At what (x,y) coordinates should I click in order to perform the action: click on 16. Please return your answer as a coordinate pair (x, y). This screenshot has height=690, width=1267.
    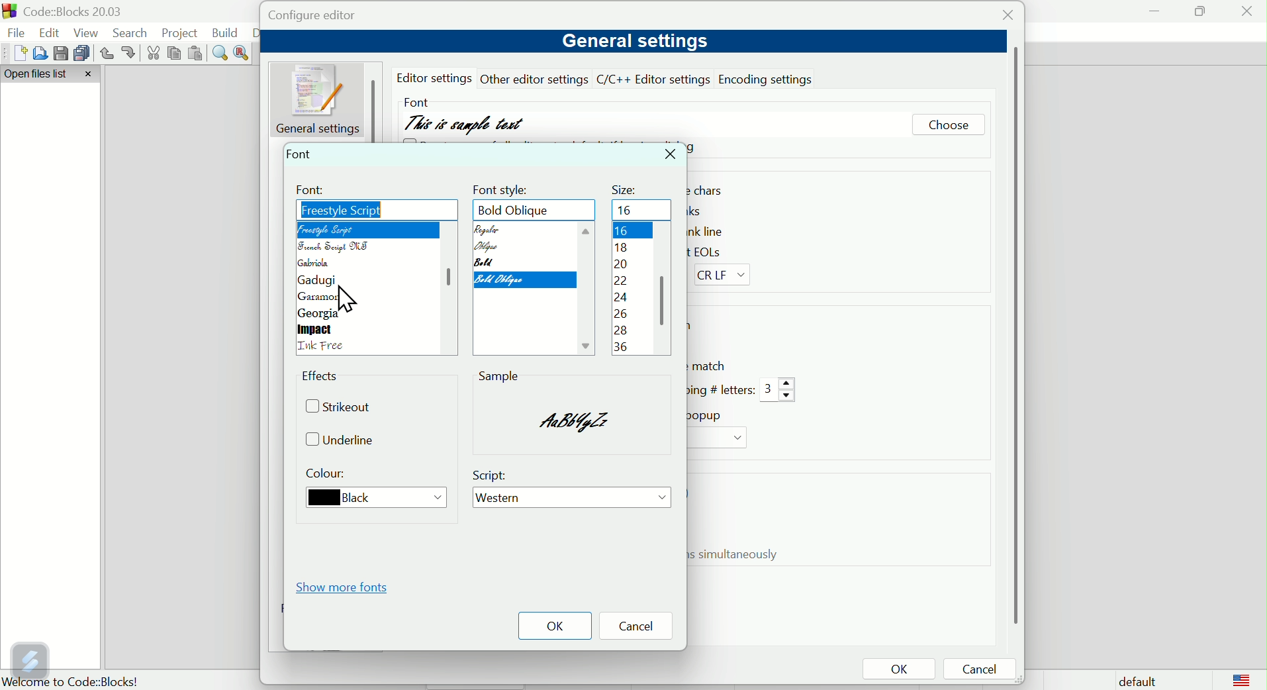
    Looking at the image, I should click on (620, 232).